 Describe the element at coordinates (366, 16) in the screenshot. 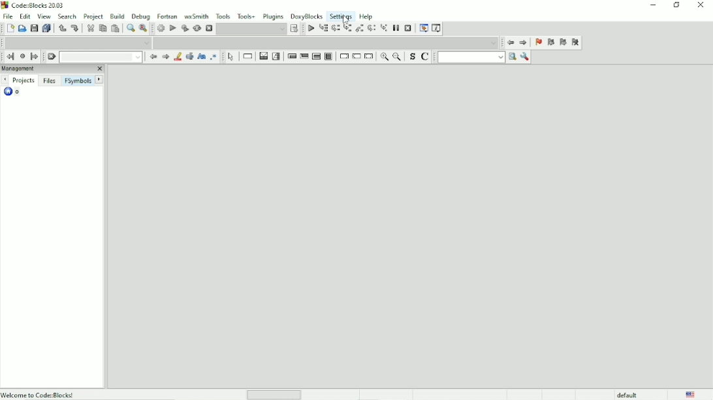

I see `Help` at that location.